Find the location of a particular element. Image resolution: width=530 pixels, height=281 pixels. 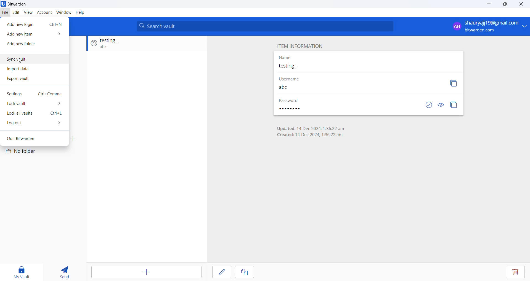

Import data is located at coordinates (32, 69).